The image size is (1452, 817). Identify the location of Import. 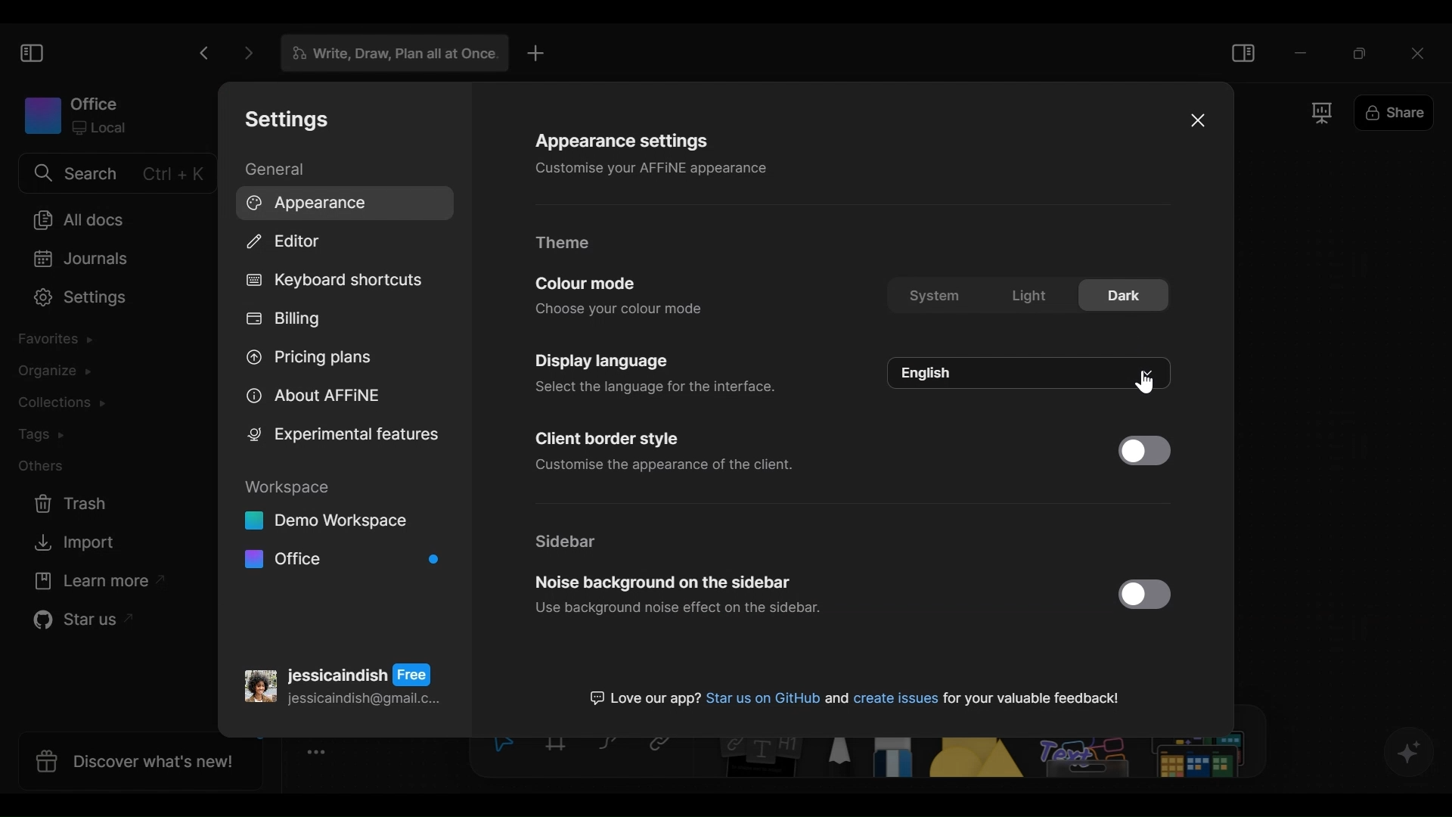
(76, 543).